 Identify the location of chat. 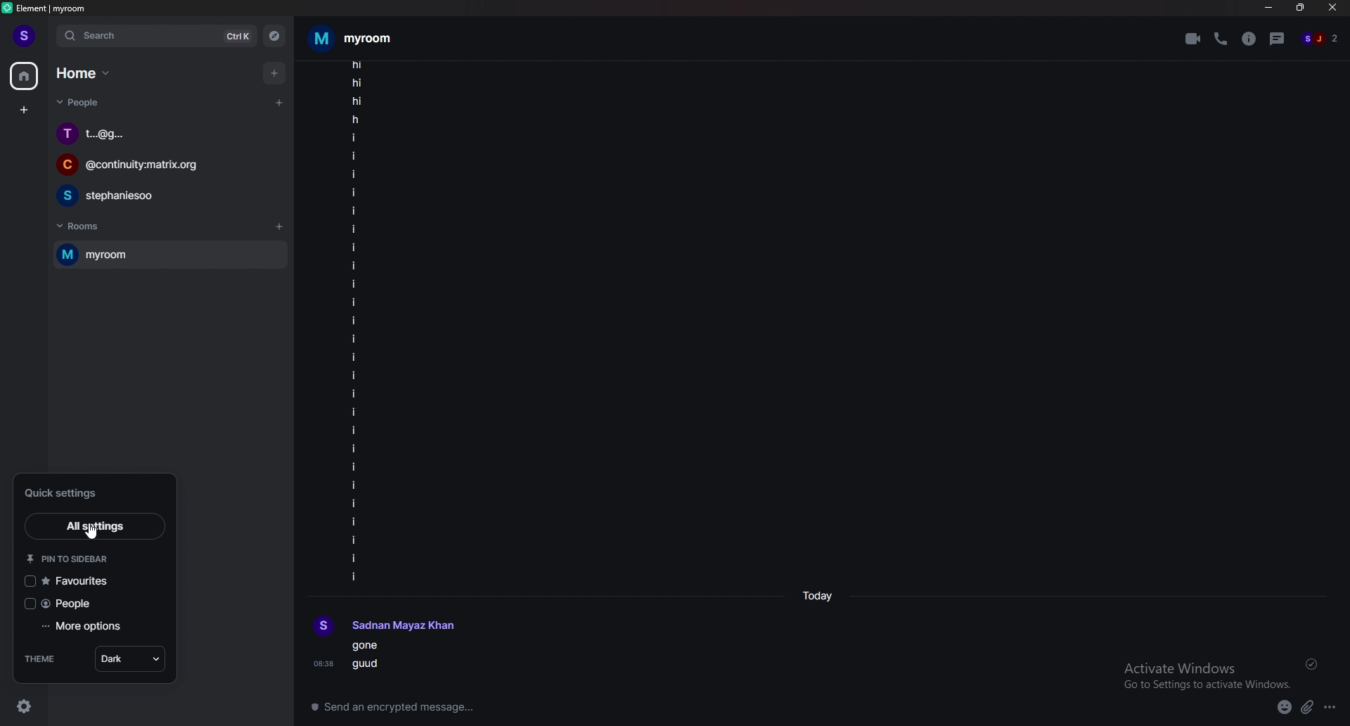
(162, 166).